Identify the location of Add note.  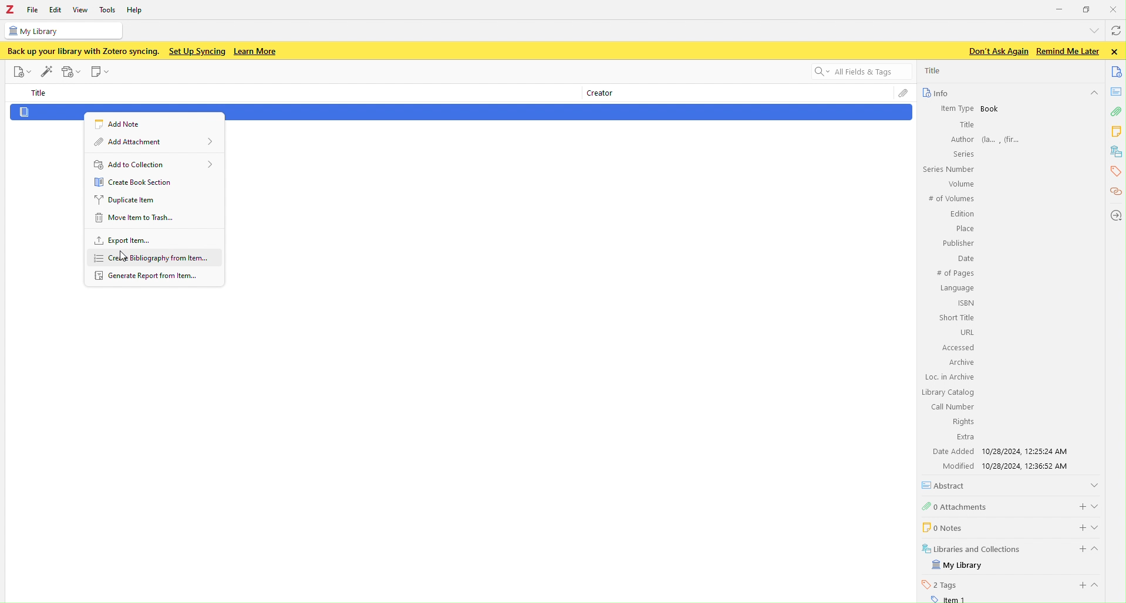
(120, 123).